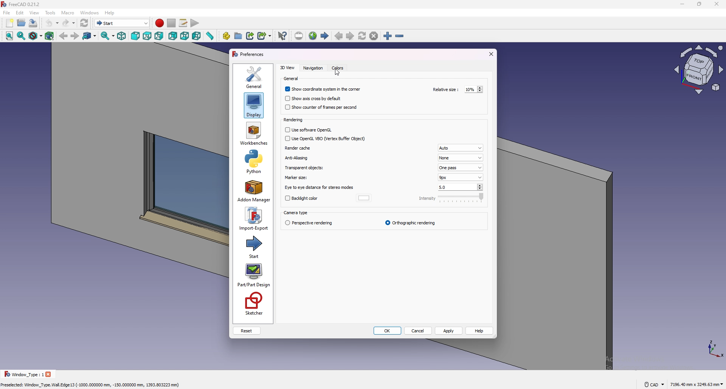 Image resolution: width=726 pixels, height=389 pixels. Describe the element at coordinates (297, 178) in the screenshot. I see `marker size:` at that location.